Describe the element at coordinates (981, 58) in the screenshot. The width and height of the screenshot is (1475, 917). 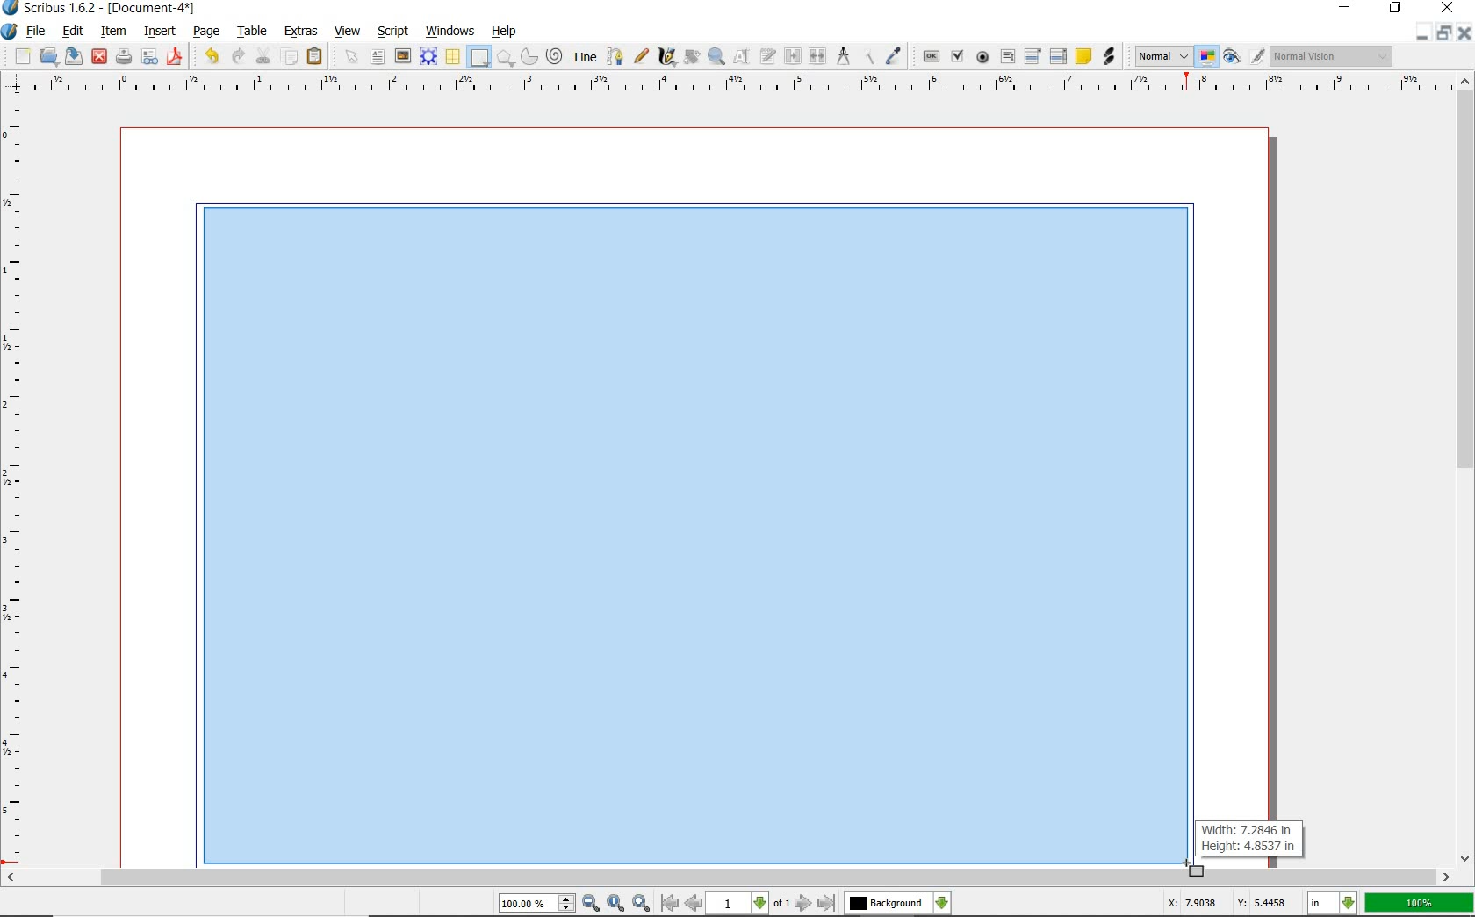
I see `pdf radio button` at that location.